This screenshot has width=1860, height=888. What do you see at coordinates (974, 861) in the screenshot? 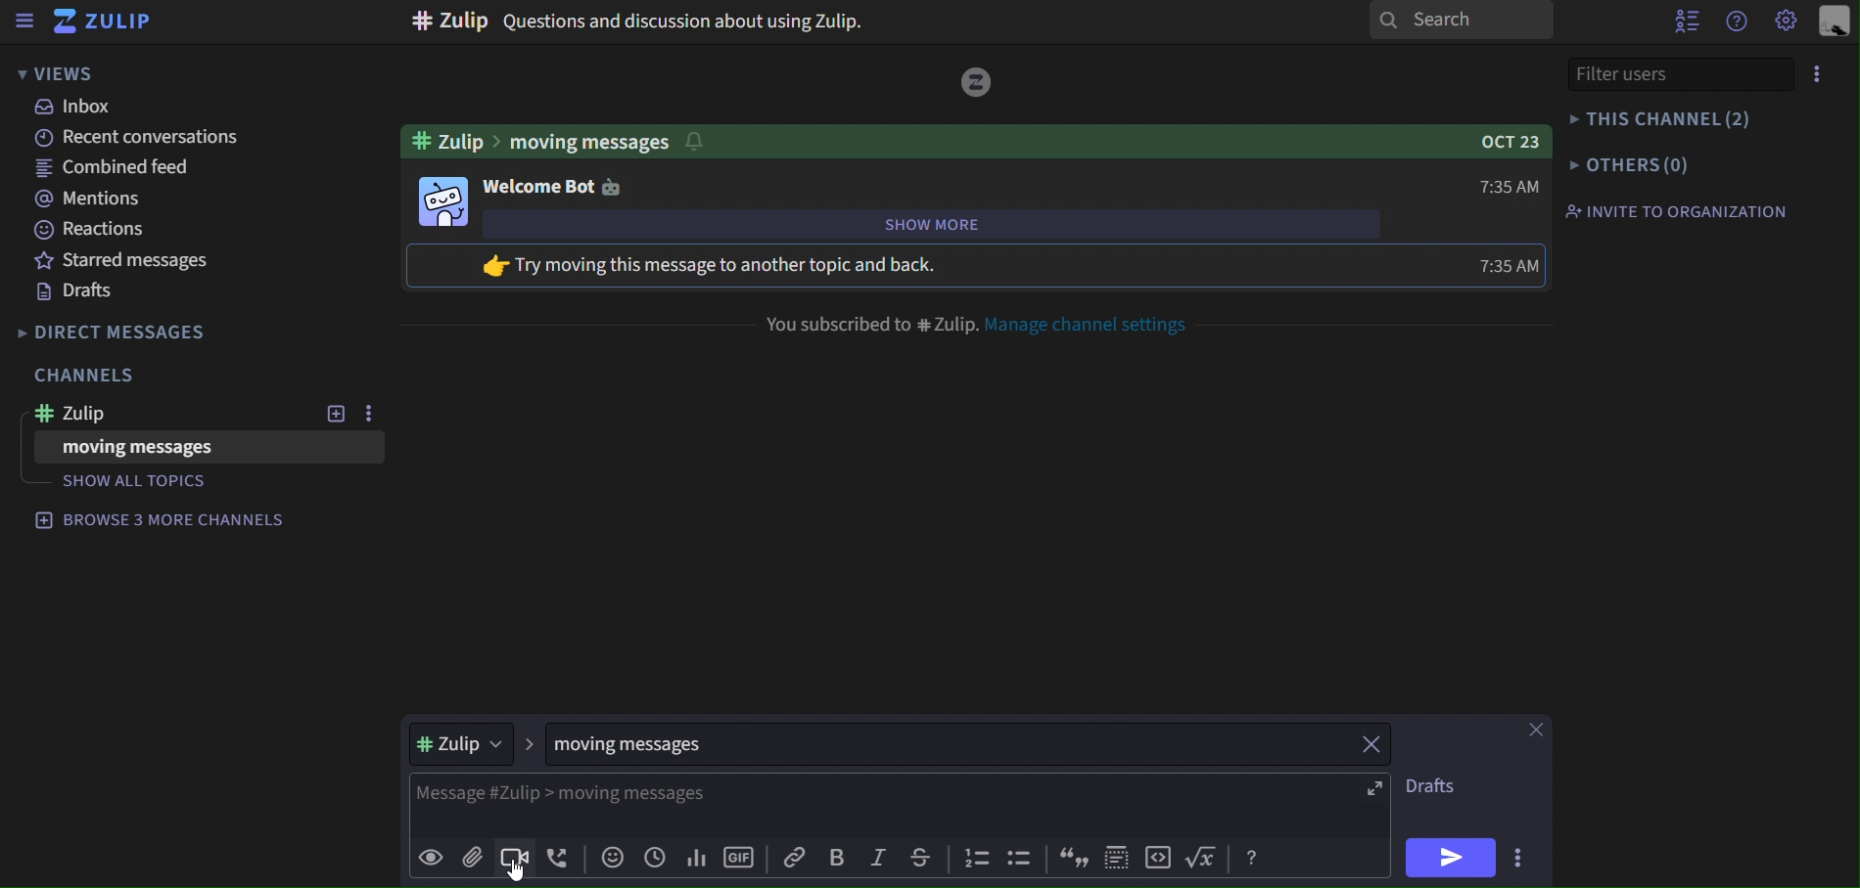
I see `icon` at bounding box center [974, 861].